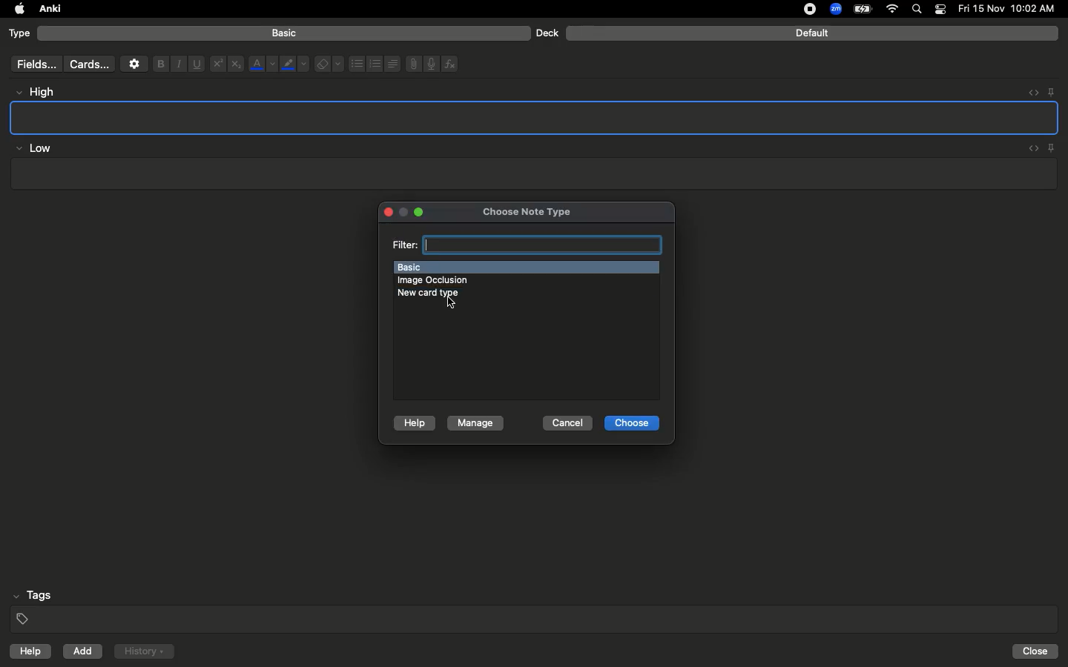  Describe the element at coordinates (391, 62) in the screenshot. I see `Alignment` at that location.